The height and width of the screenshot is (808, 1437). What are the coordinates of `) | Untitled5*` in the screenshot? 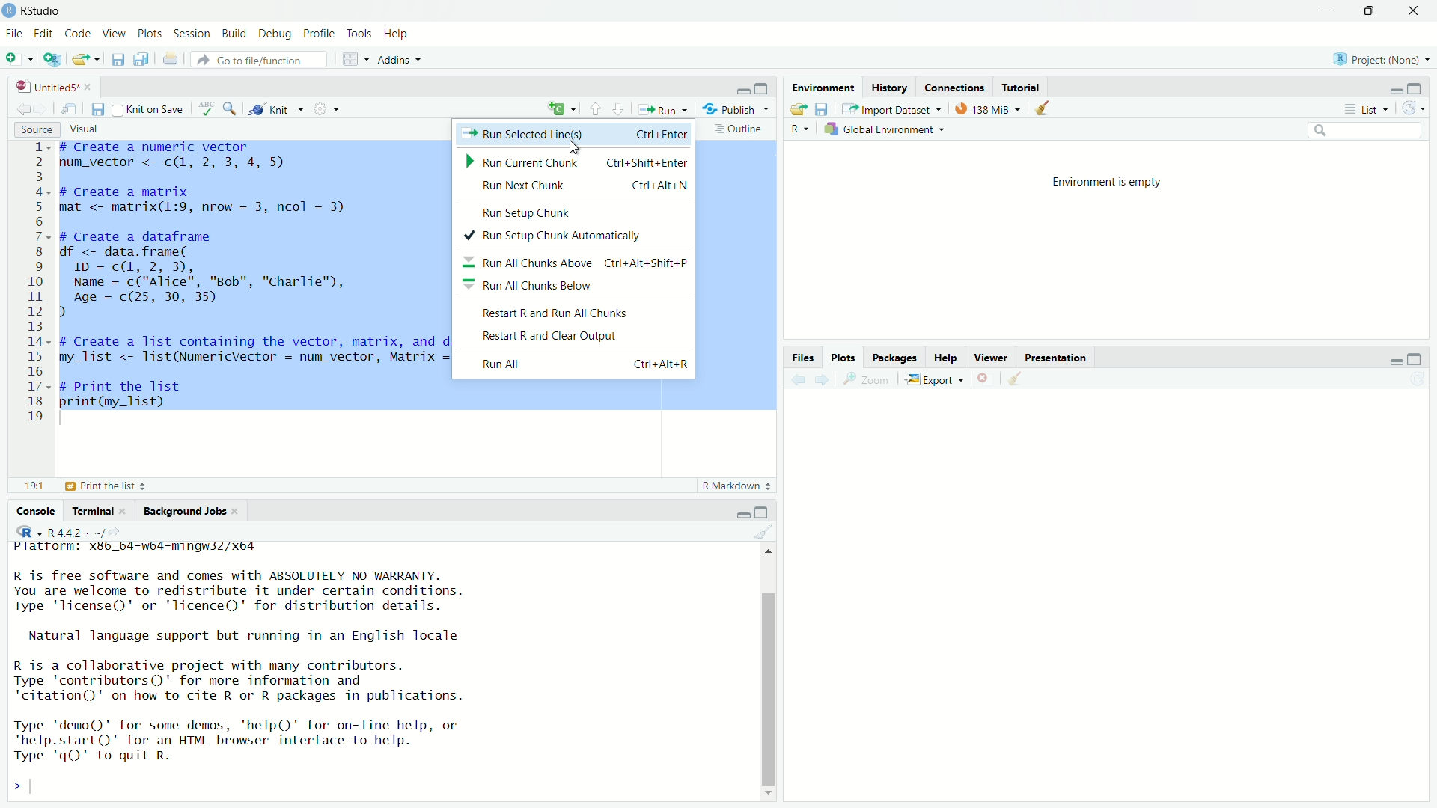 It's located at (52, 87).